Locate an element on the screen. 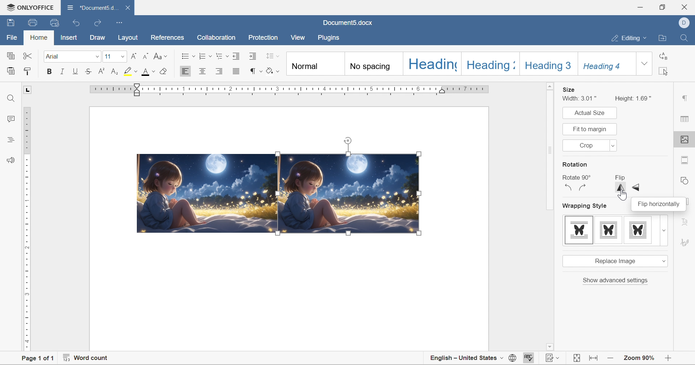 The image size is (695, 365). feedback and support is located at coordinates (12, 160).